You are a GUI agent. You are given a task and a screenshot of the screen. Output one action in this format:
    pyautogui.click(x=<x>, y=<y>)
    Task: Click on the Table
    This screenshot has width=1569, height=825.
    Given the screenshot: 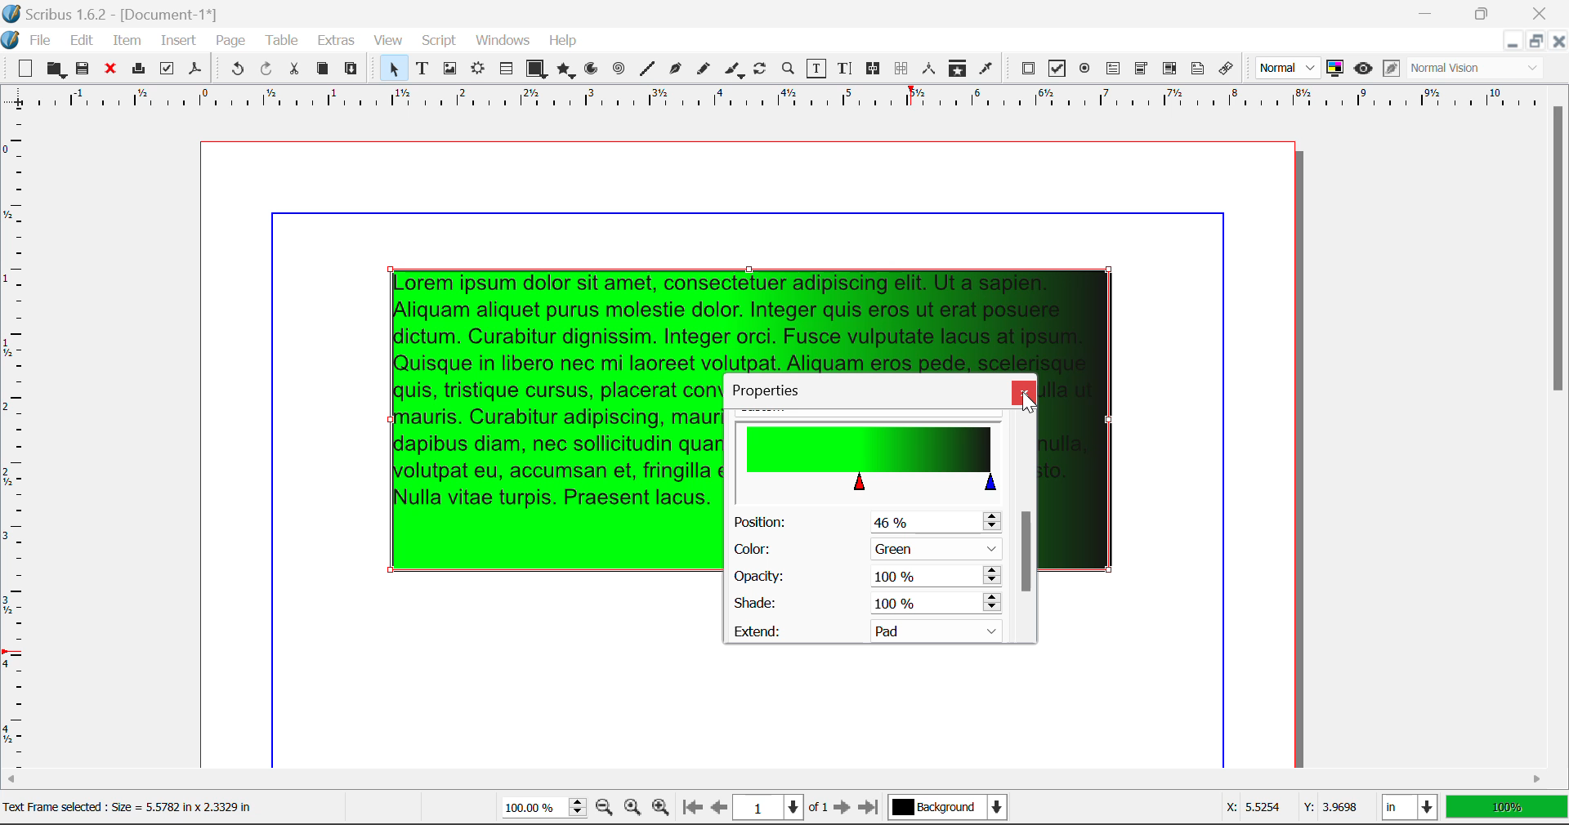 What is the action you would take?
    pyautogui.click(x=280, y=42)
    